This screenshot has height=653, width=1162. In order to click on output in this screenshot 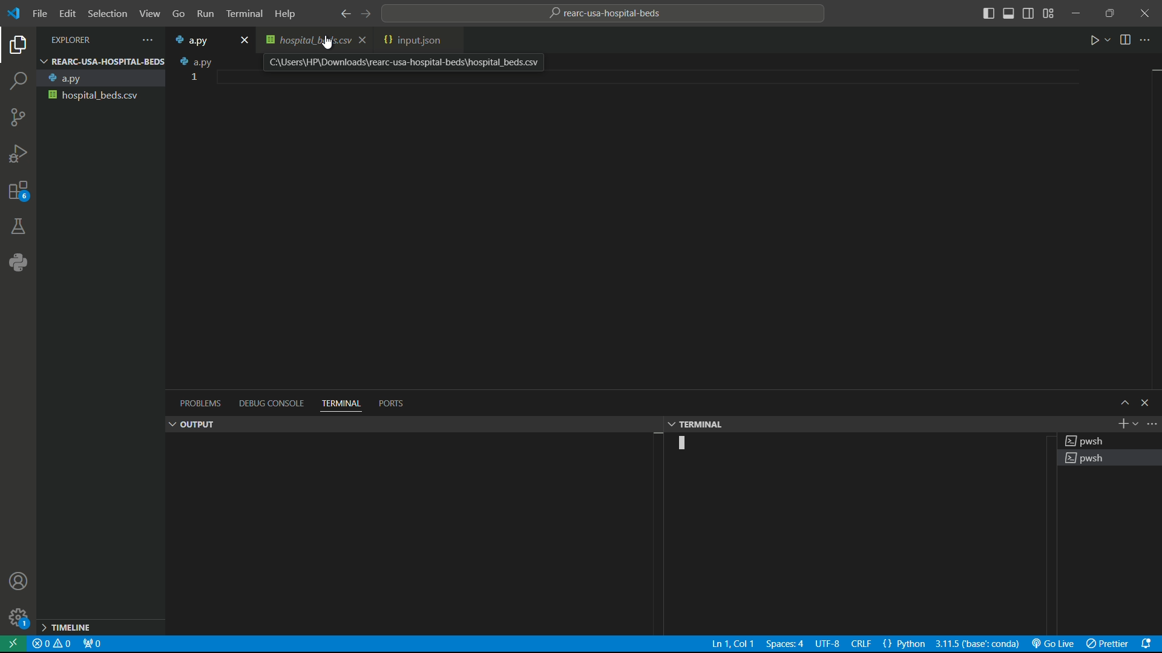, I will do `click(191, 425)`.